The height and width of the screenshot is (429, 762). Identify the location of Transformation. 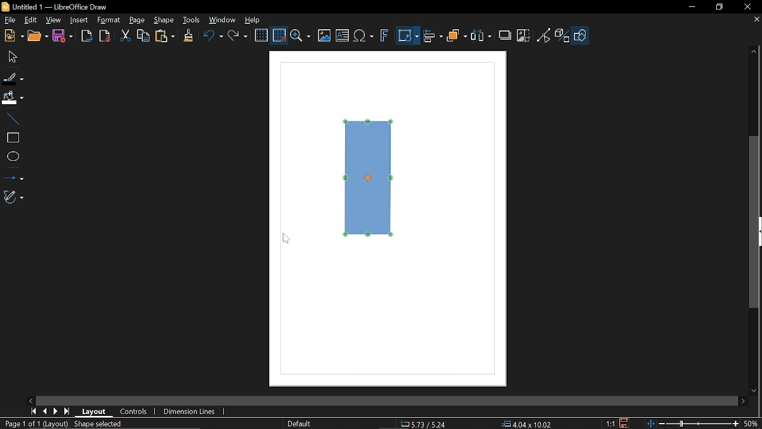
(408, 37).